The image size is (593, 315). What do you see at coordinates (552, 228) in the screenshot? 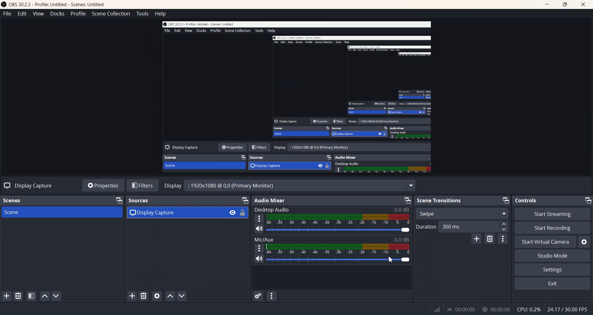
I see `Start Recording` at bounding box center [552, 228].